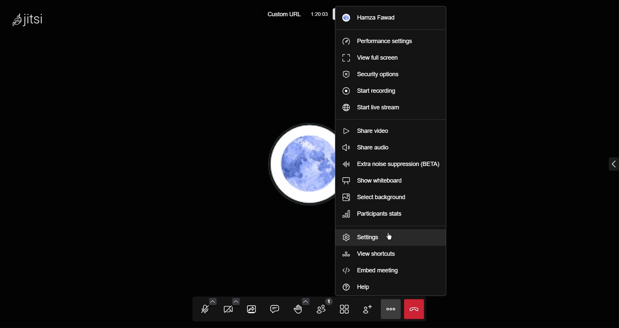 The image size is (619, 328). I want to click on Hamza Fawad, so click(376, 18).